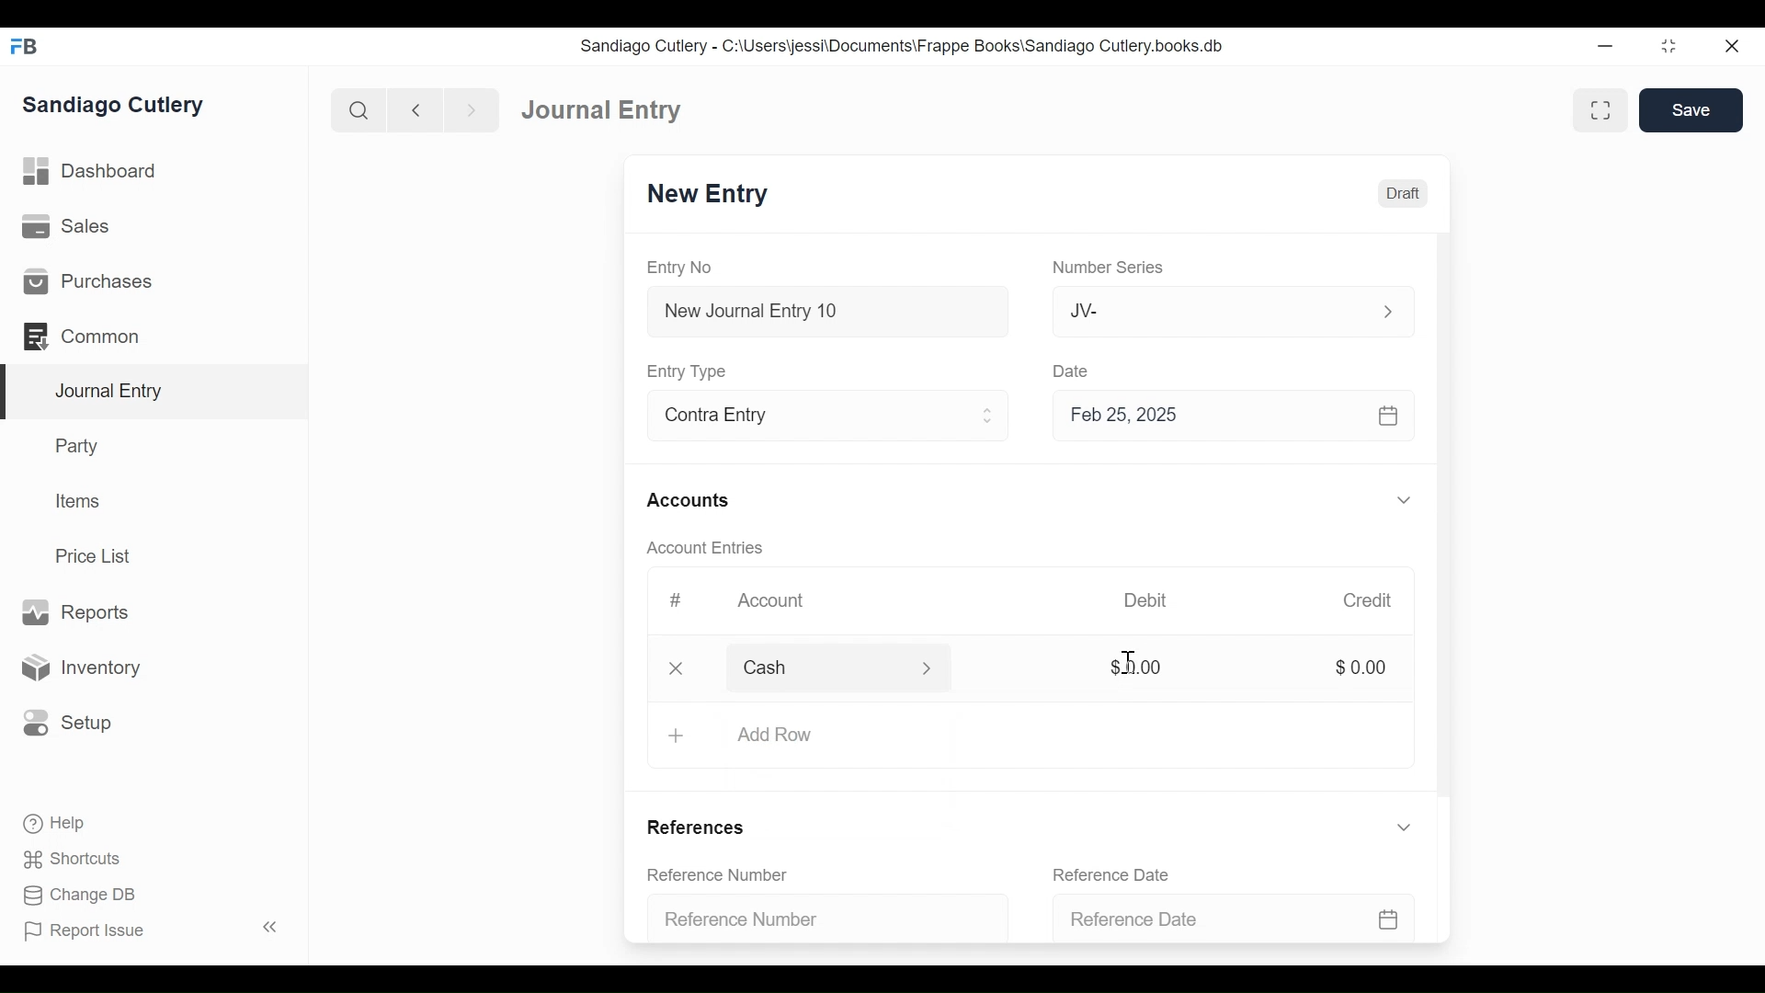  Describe the element at coordinates (97, 555) in the screenshot. I see `Price List` at that location.